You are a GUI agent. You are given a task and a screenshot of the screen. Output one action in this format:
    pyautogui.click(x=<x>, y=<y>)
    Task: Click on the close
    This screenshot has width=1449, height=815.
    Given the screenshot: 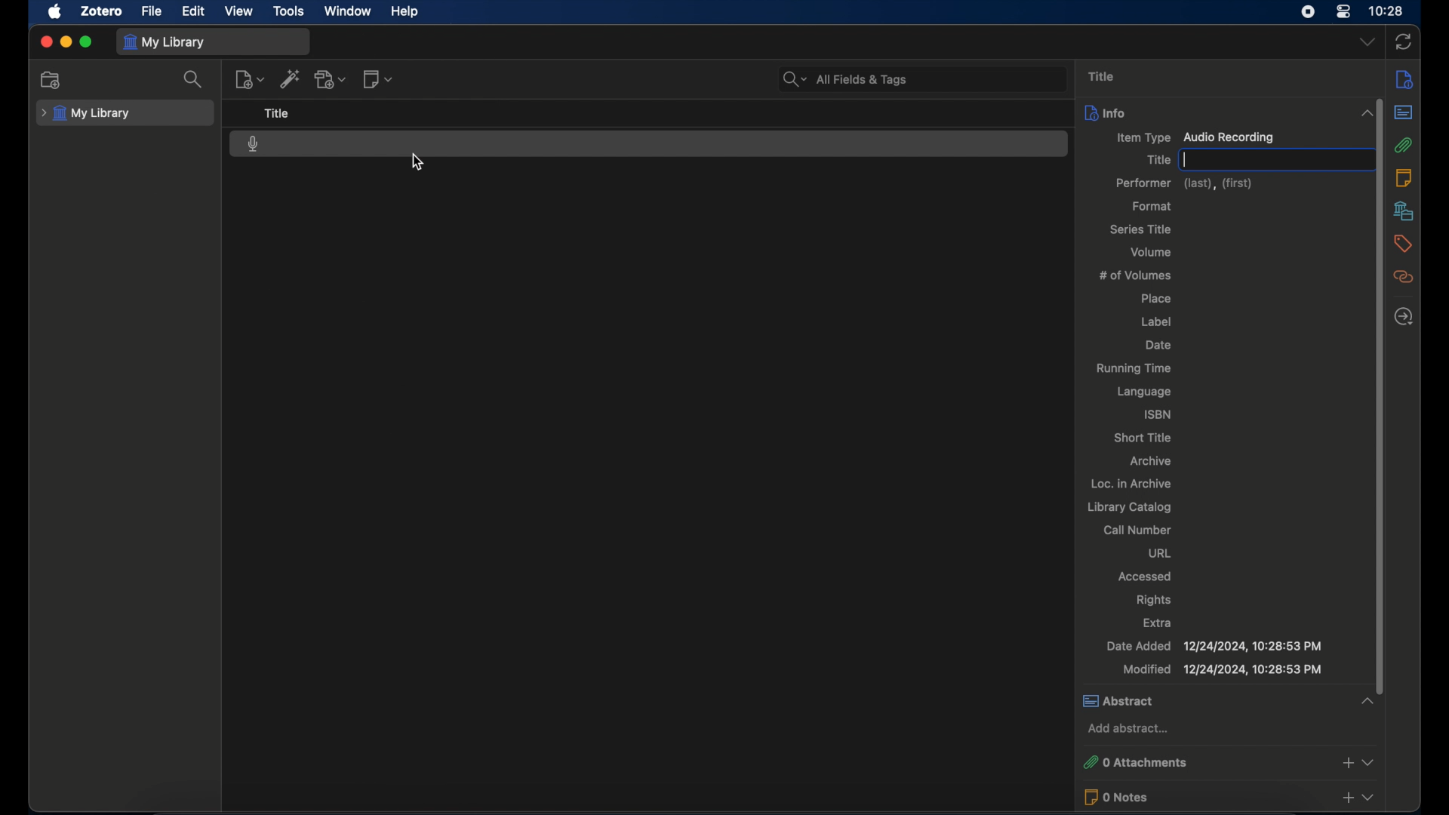 What is the action you would take?
    pyautogui.click(x=45, y=42)
    